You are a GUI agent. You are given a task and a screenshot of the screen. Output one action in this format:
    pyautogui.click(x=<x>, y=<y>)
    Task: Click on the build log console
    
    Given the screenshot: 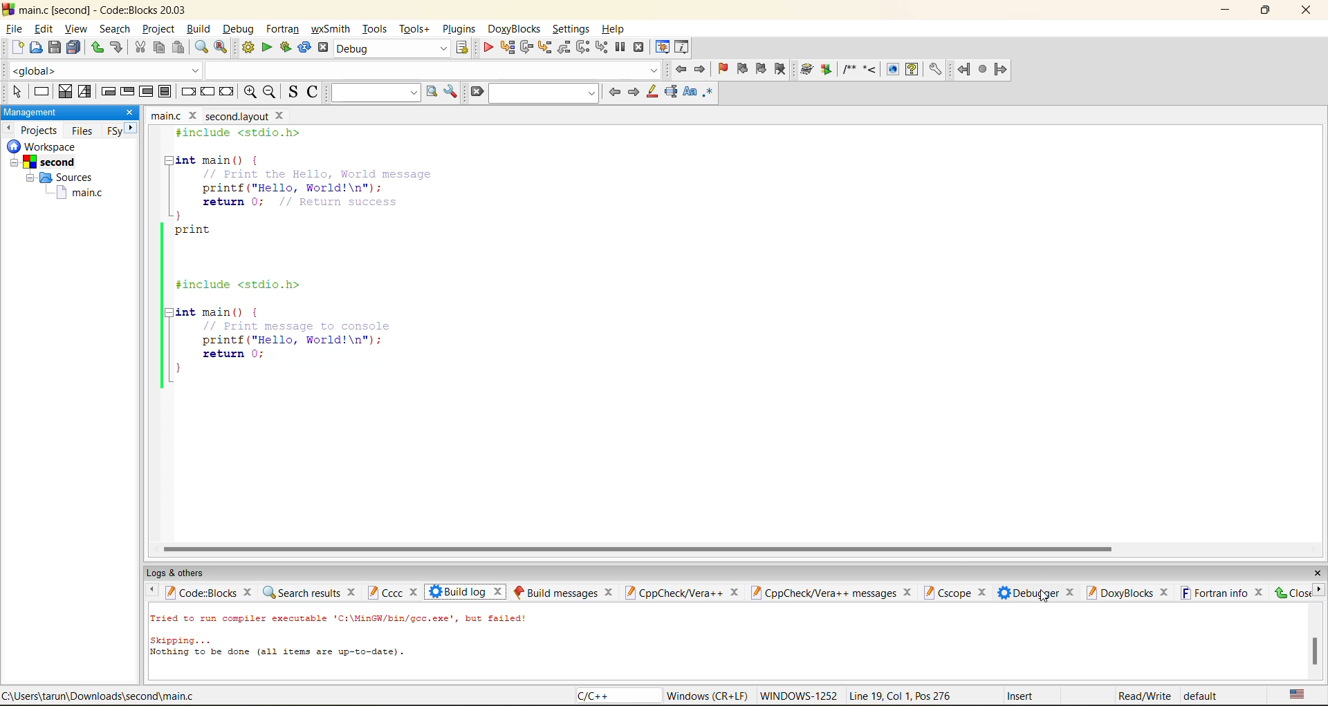 What is the action you would take?
    pyautogui.click(x=361, y=645)
    